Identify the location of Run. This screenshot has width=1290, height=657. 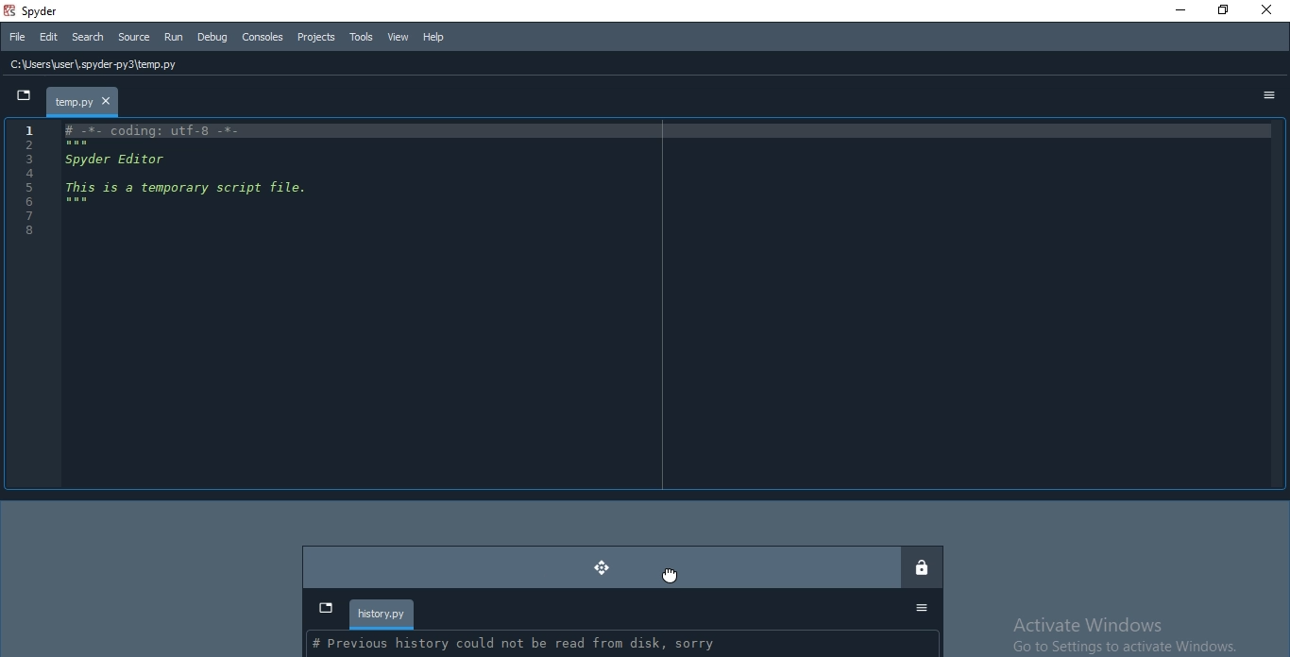
(174, 36).